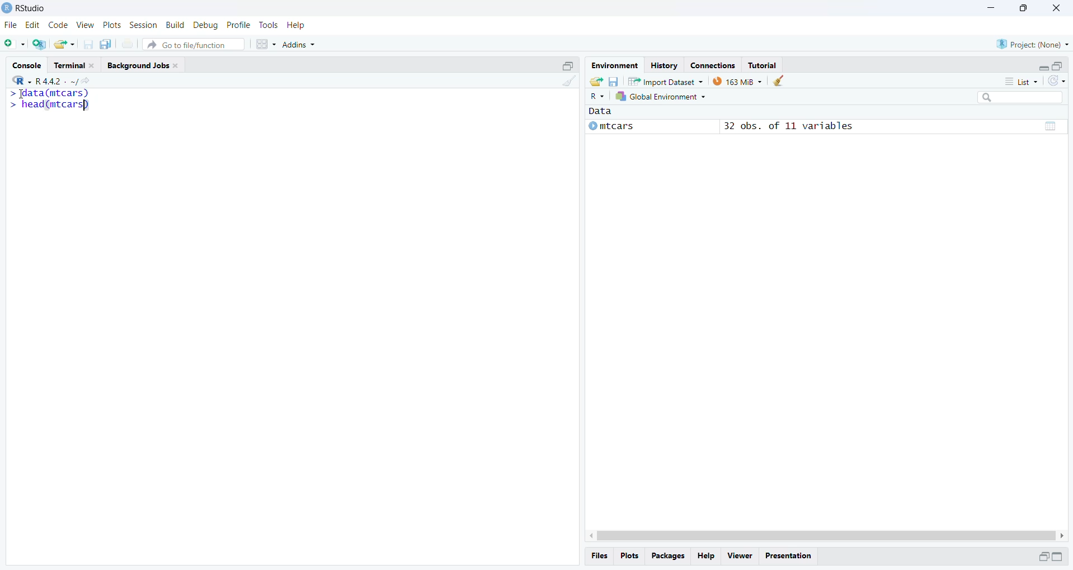  Describe the element at coordinates (239, 25) in the screenshot. I see `profile` at that location.